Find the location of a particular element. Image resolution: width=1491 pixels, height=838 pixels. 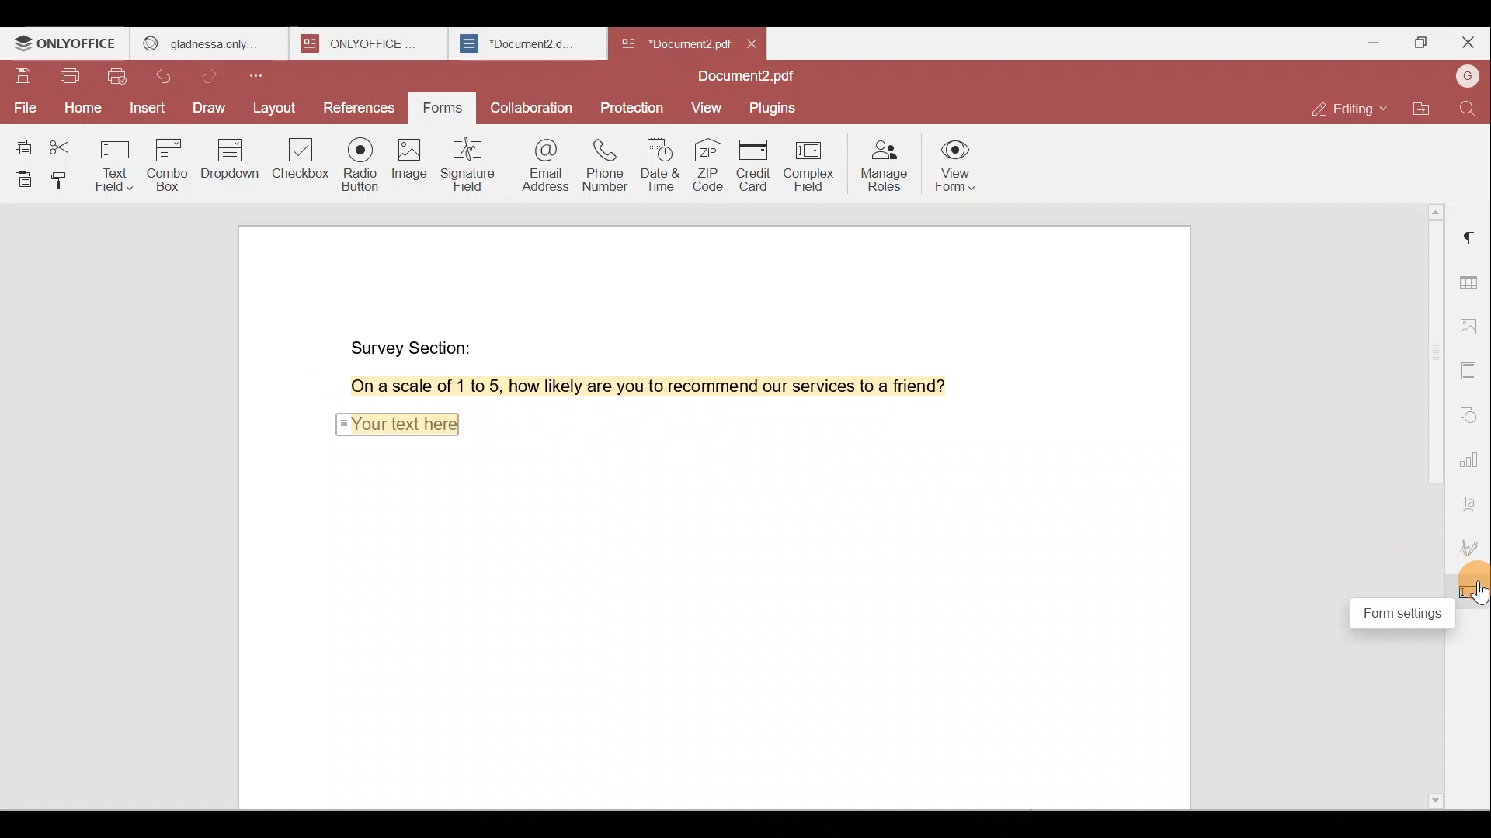

Insert is located at coordinates (148, 109).